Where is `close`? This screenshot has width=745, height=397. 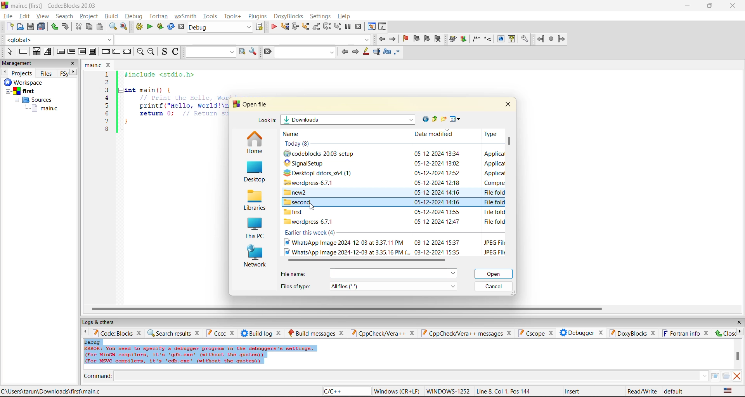
close is located at coordinates (508, 104).